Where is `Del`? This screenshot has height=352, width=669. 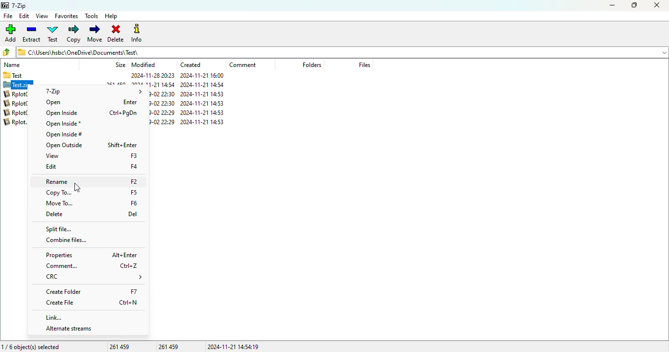 Del is located at coordinates (133, 214).